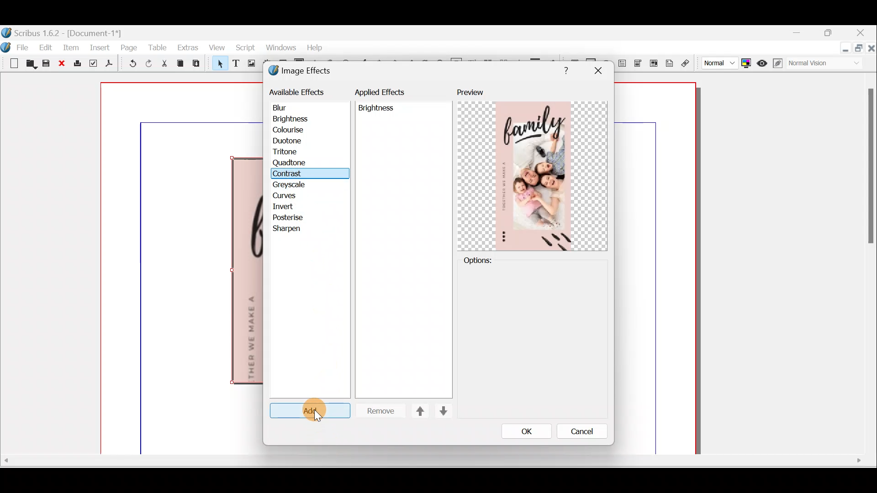  What do you see at coordinates (6, 47) in the screenshot?
I see `Logo` at bounding box center [6, 47].